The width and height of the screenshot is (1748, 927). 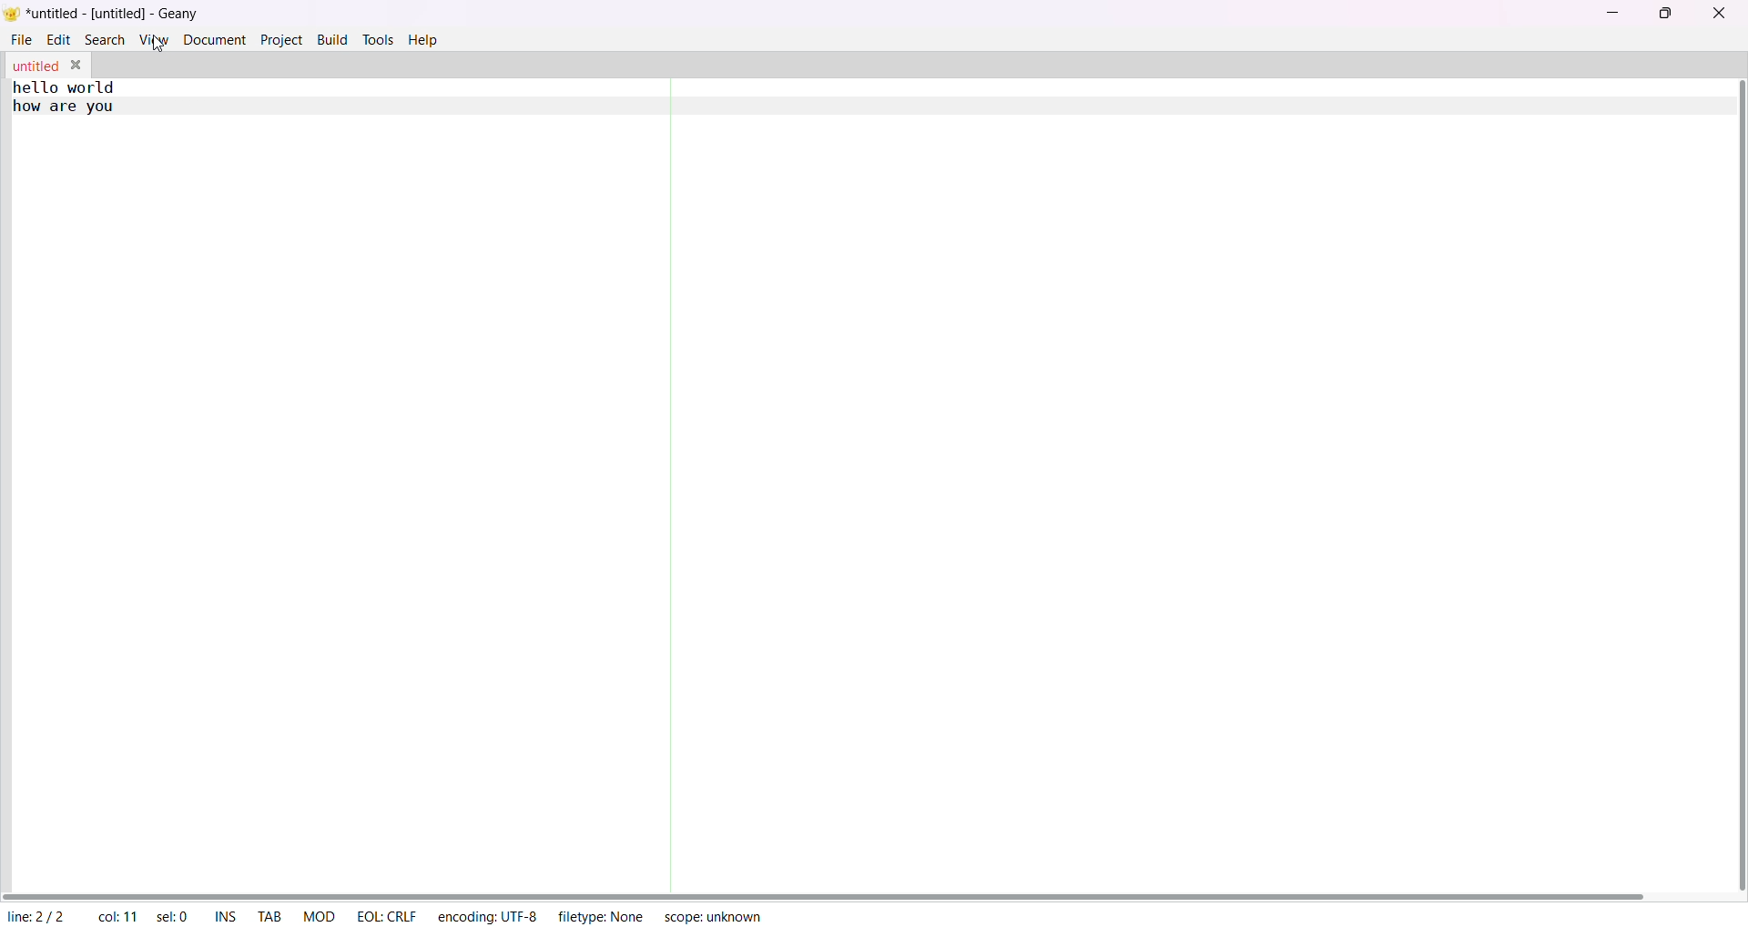 What do you see at coordinates (171, 915) in the screenshot?
I see `selected` at bounding box center [171, 915].